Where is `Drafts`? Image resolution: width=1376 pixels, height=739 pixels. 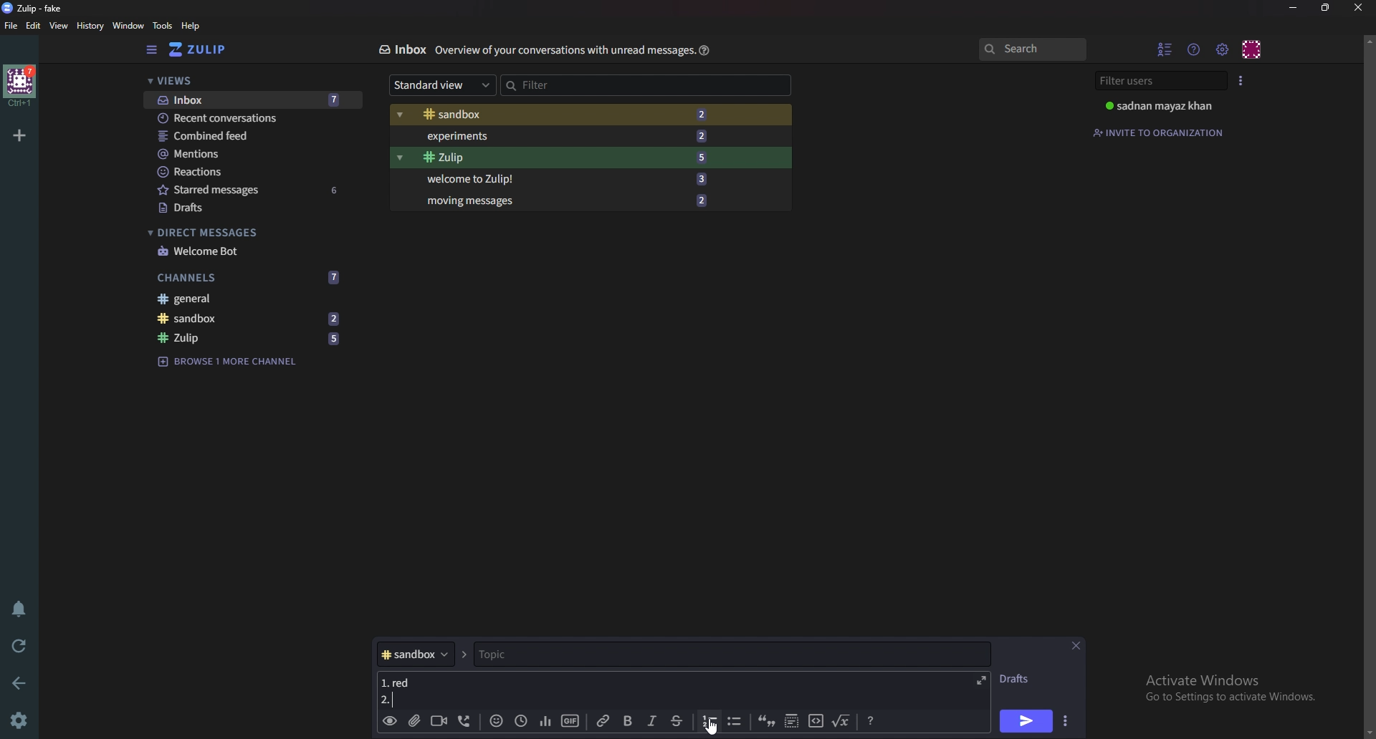
Drafts is located at coordinates (247, 208).